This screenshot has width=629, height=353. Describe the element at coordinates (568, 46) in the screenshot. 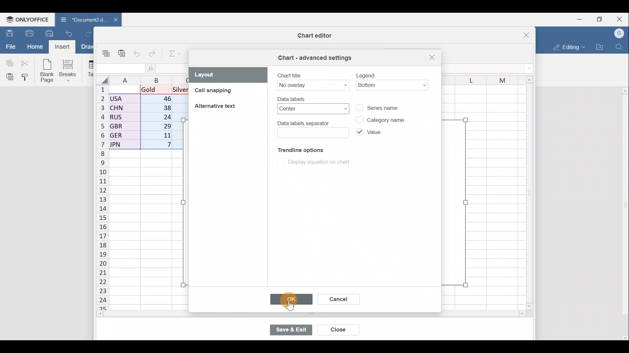

I see `Editing mode` at that location.